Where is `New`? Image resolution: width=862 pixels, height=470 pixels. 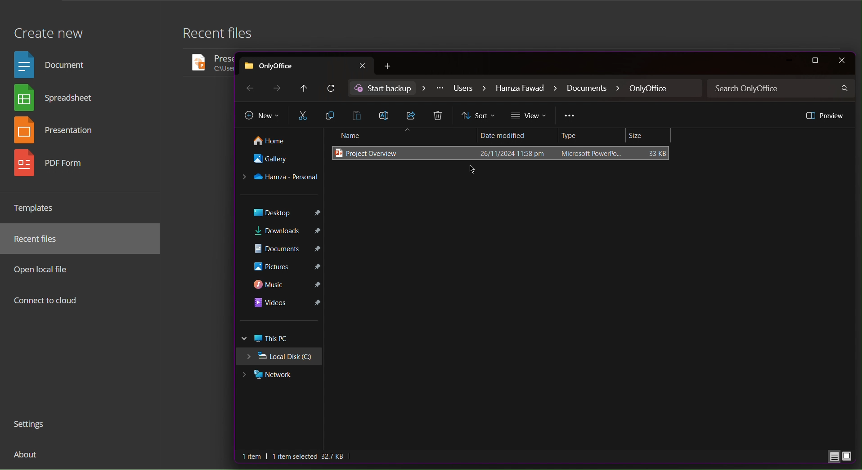 New is located at coordinates (262, 116).